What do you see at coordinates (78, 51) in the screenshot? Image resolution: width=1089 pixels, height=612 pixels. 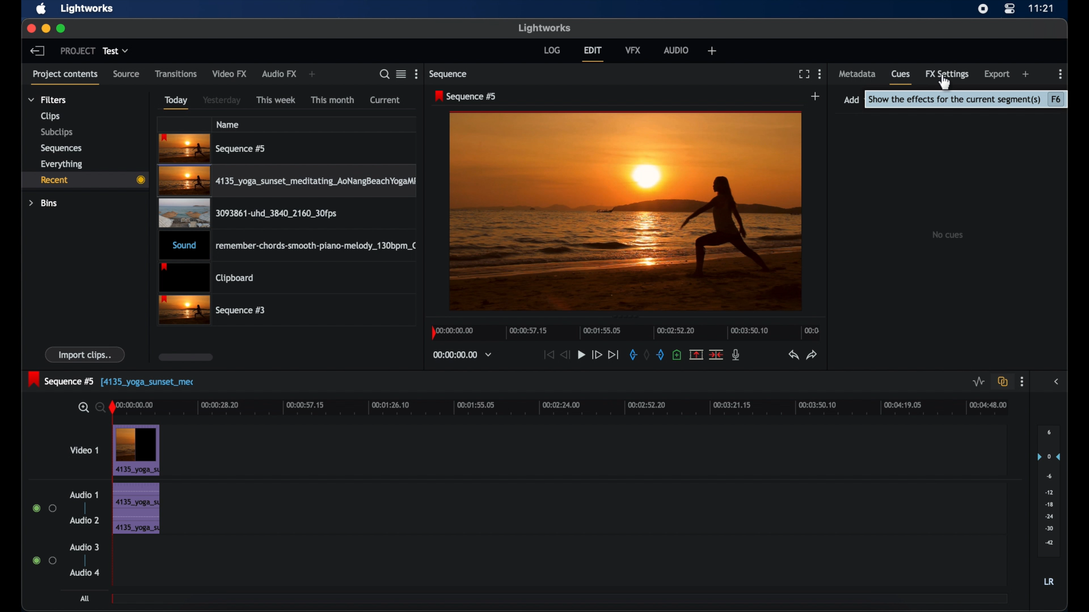 I see `project` at bounding box center [78, 51].